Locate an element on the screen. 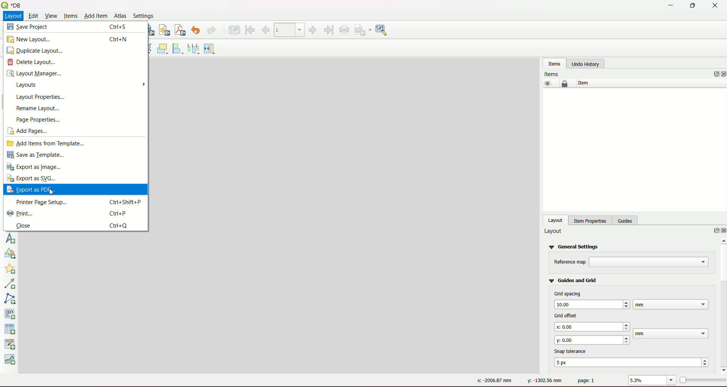 This screenshot has width=727, height=387. image settings is located at coordinates (383, 30).